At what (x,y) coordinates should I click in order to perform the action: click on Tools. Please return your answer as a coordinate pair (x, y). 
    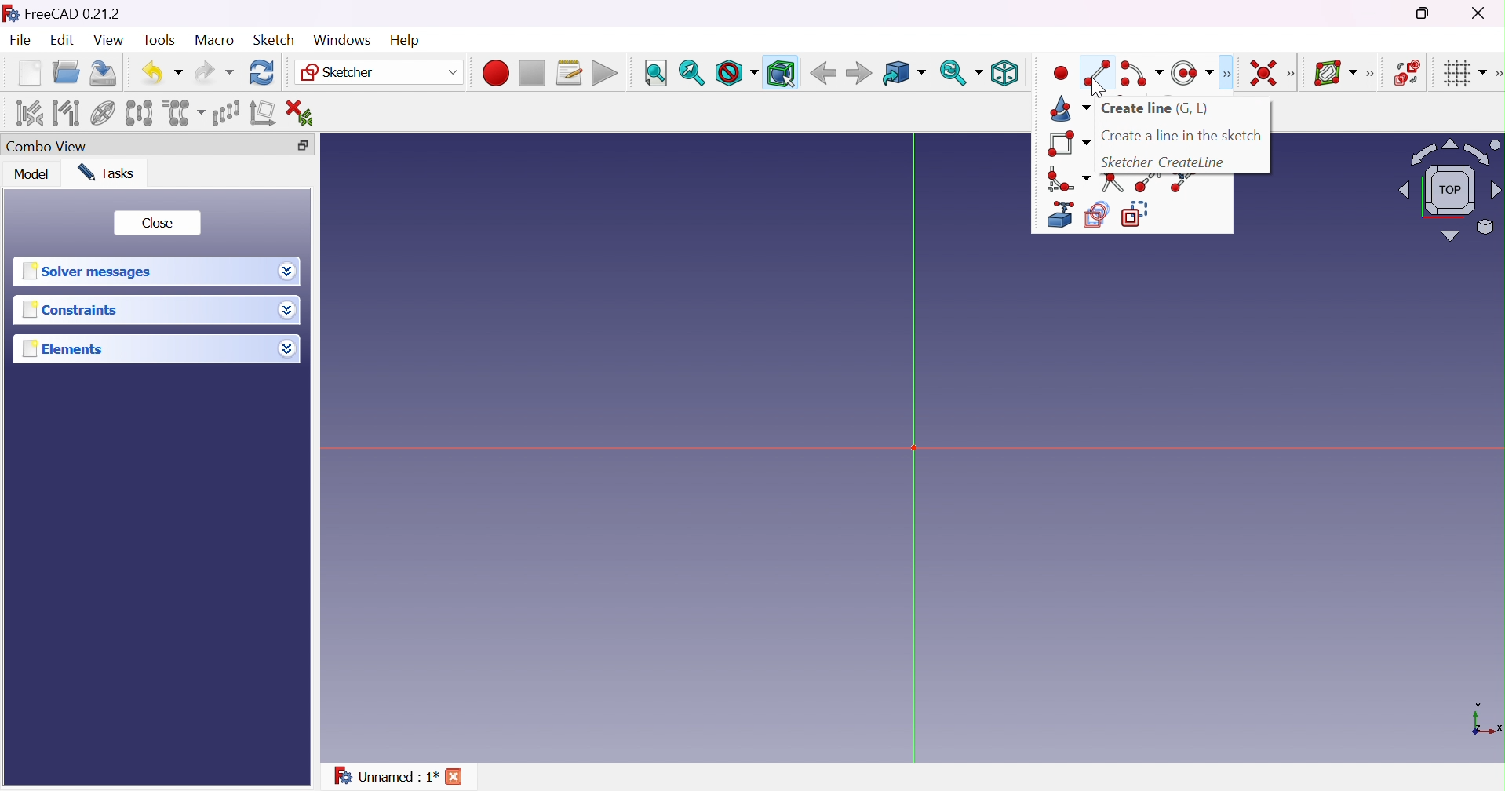
    Looking at the image, I should click on (159, 41).